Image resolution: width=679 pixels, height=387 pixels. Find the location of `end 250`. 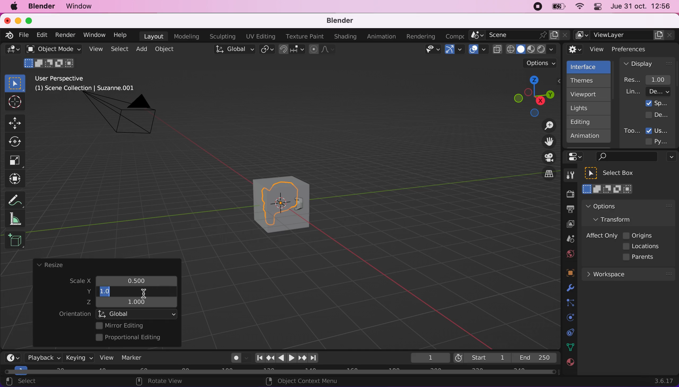

end 250 is located at coordinates (534, 357).